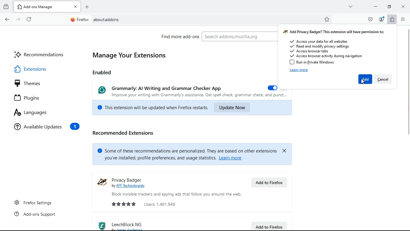  I want to click on close, so click(285, 150).